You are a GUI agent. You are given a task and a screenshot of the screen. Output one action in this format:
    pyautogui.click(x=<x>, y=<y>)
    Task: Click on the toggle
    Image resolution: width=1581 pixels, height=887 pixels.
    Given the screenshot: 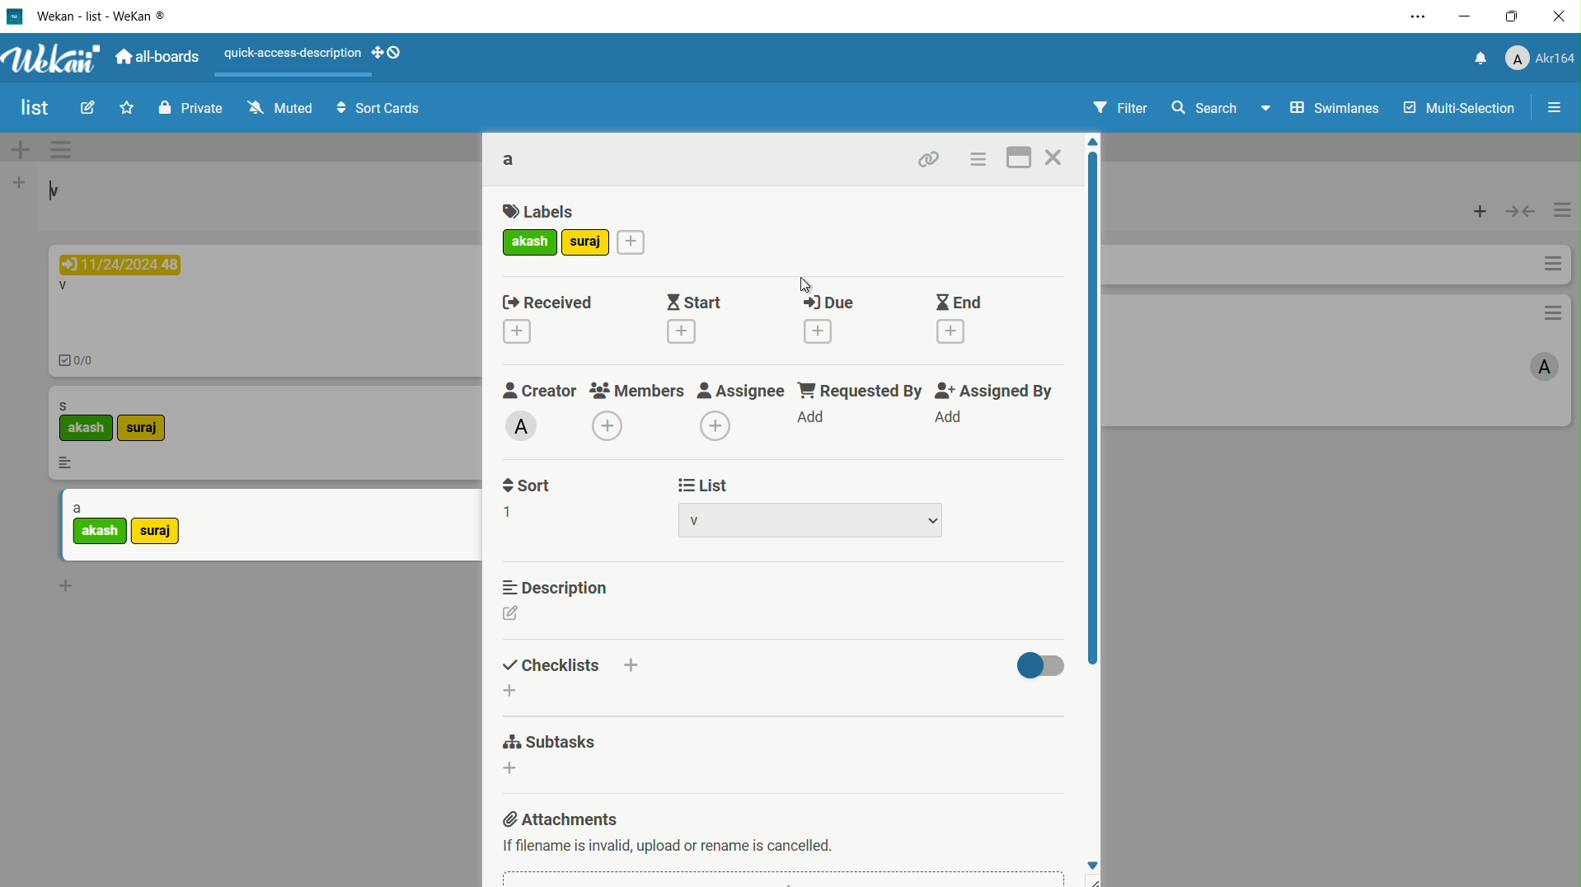 What is the action you would take?
    pyautogui.click(x=1521, y=214)
    